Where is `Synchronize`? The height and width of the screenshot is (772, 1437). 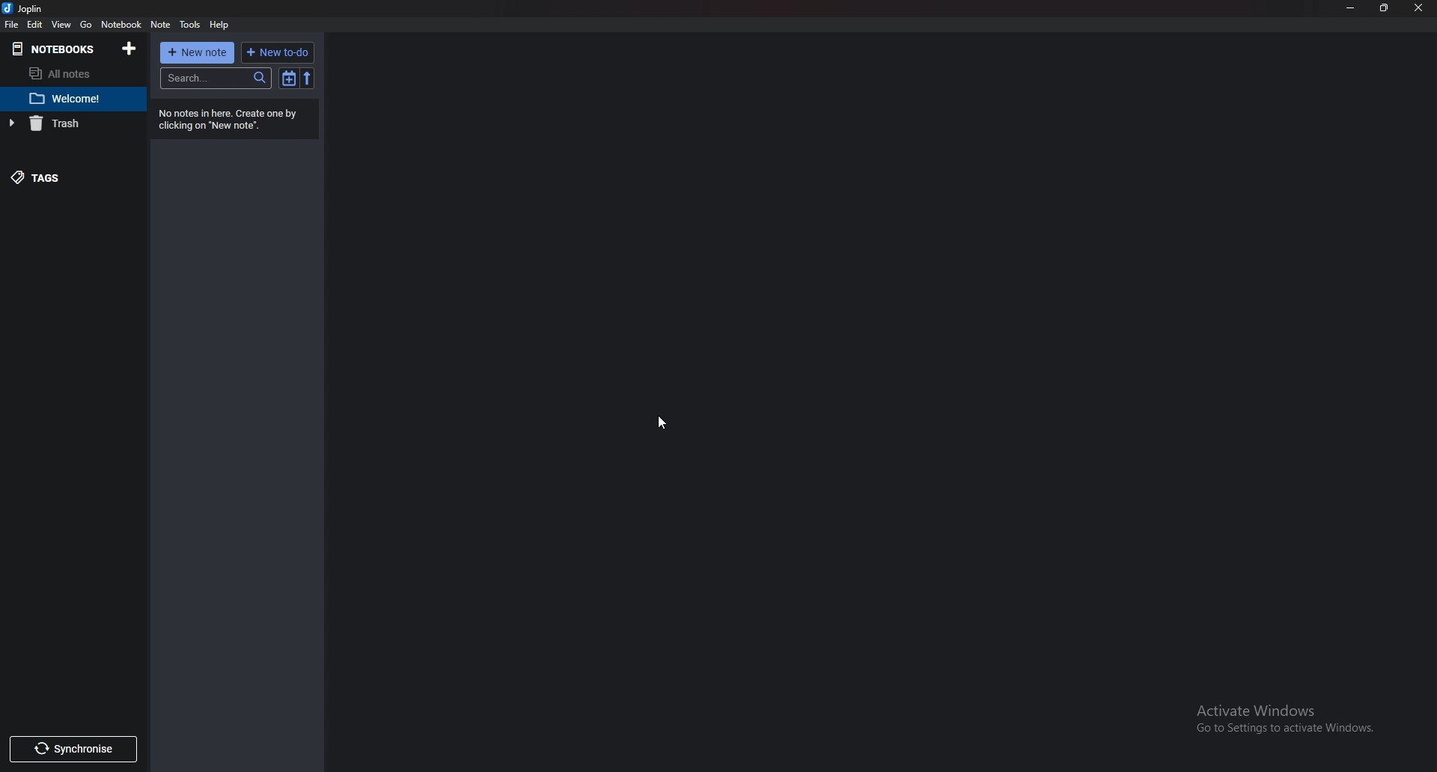
Synchronize is located at coordinates (73, 750).